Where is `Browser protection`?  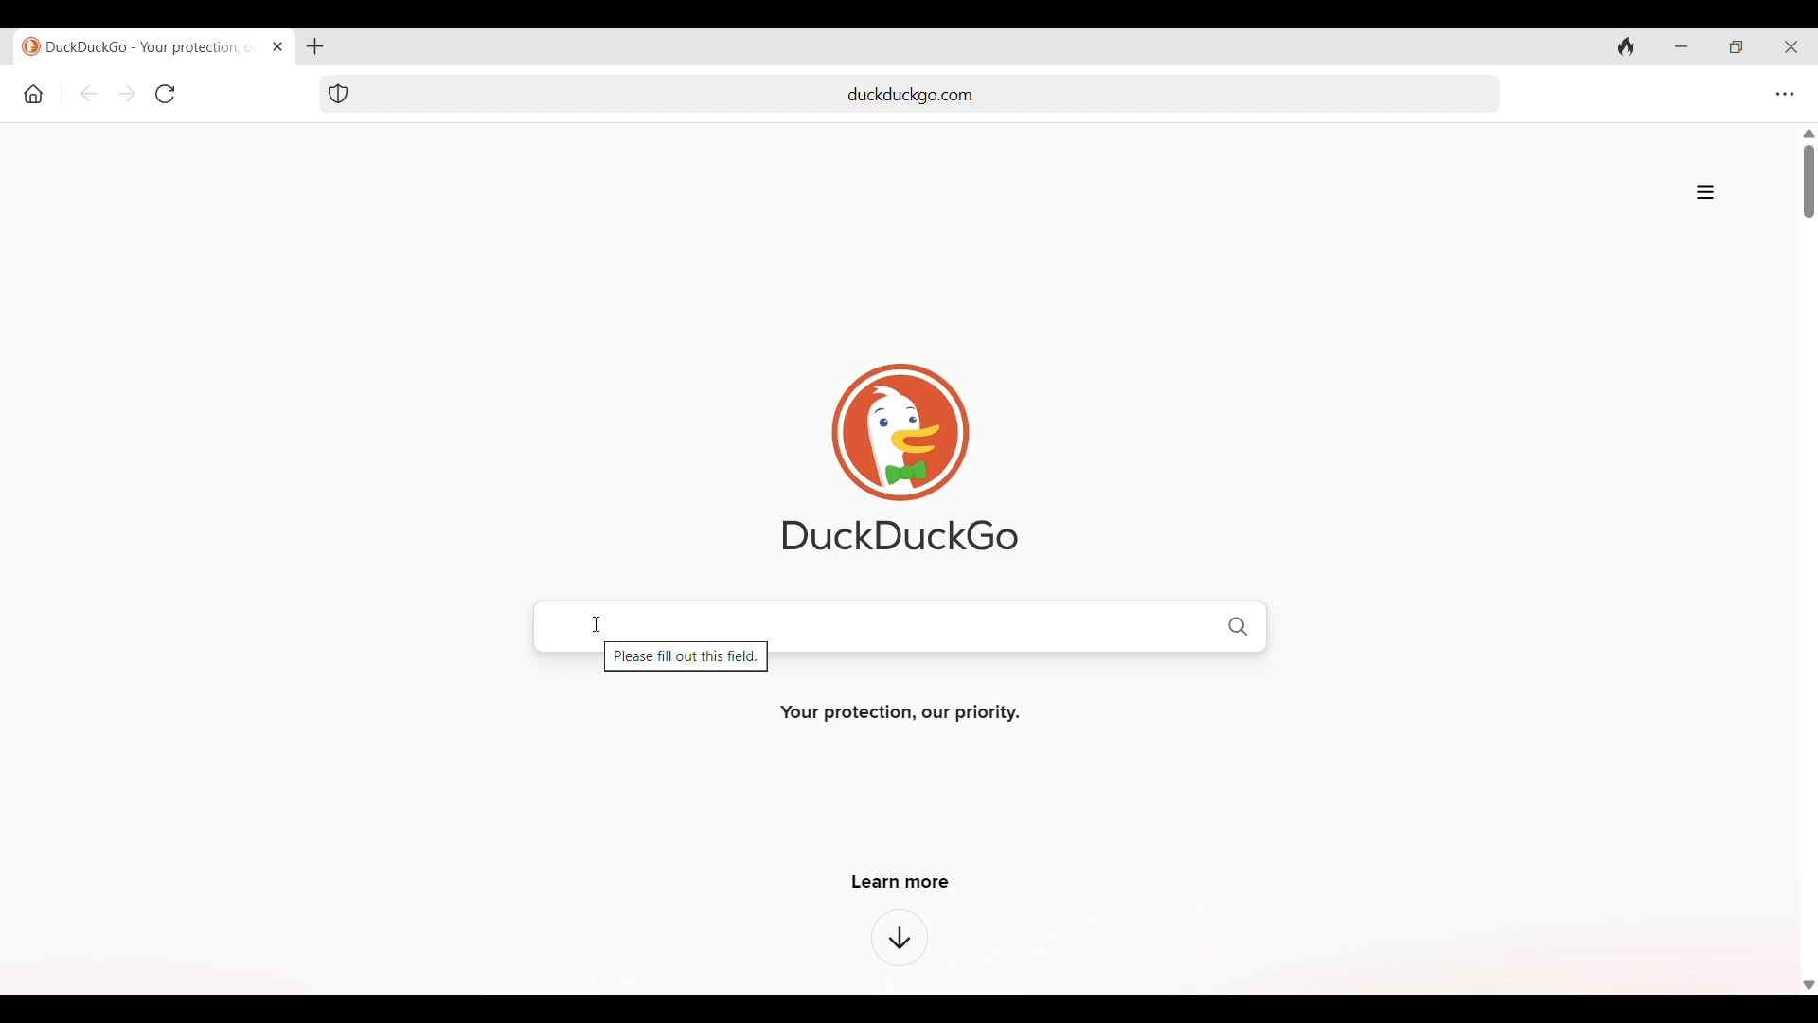
Browser protection is located at coordinates (338, 94).